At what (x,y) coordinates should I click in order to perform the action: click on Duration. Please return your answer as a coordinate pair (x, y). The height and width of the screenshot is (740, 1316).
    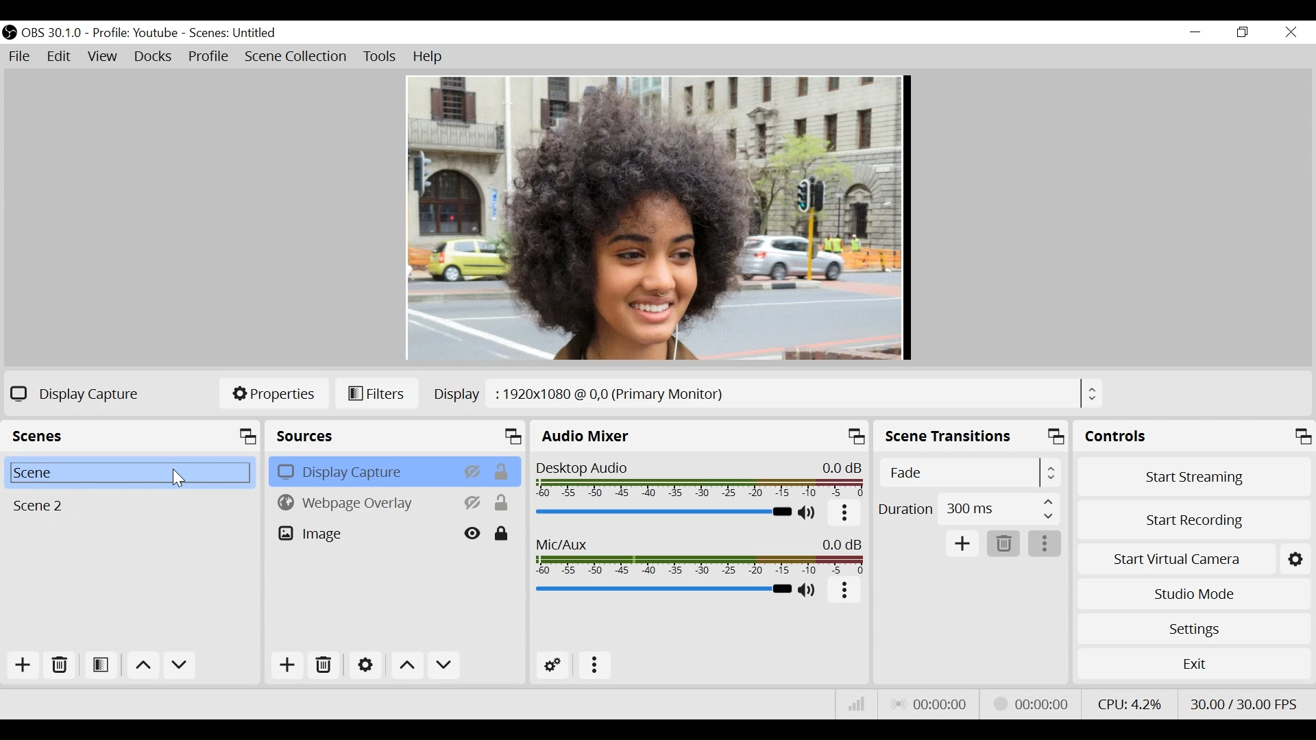
    Looking at the image, I should click on (970, 509).